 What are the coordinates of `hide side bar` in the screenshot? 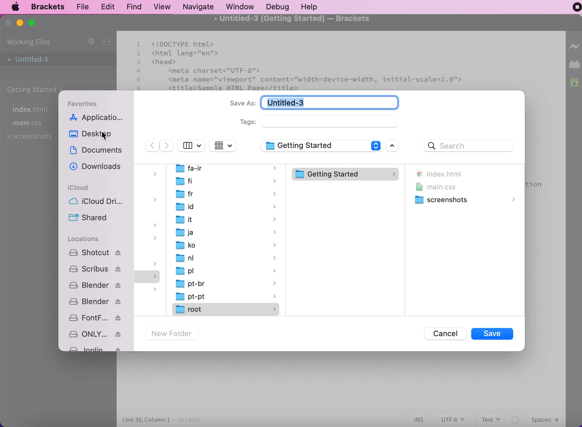 It's located at (192, 146).